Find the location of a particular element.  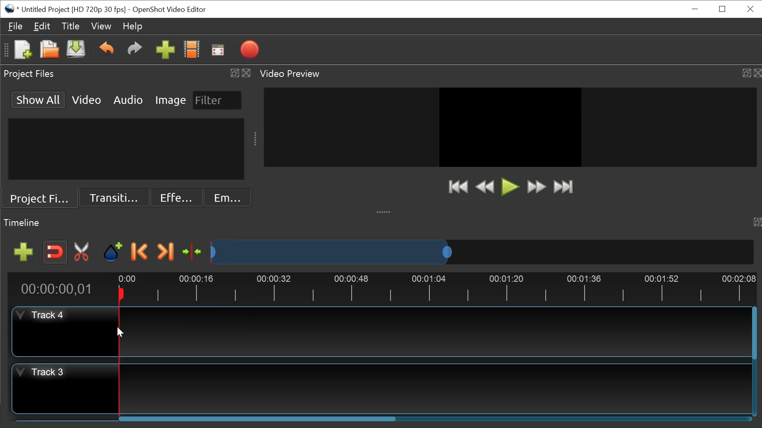

Filter is located at coordinates (216, 100).